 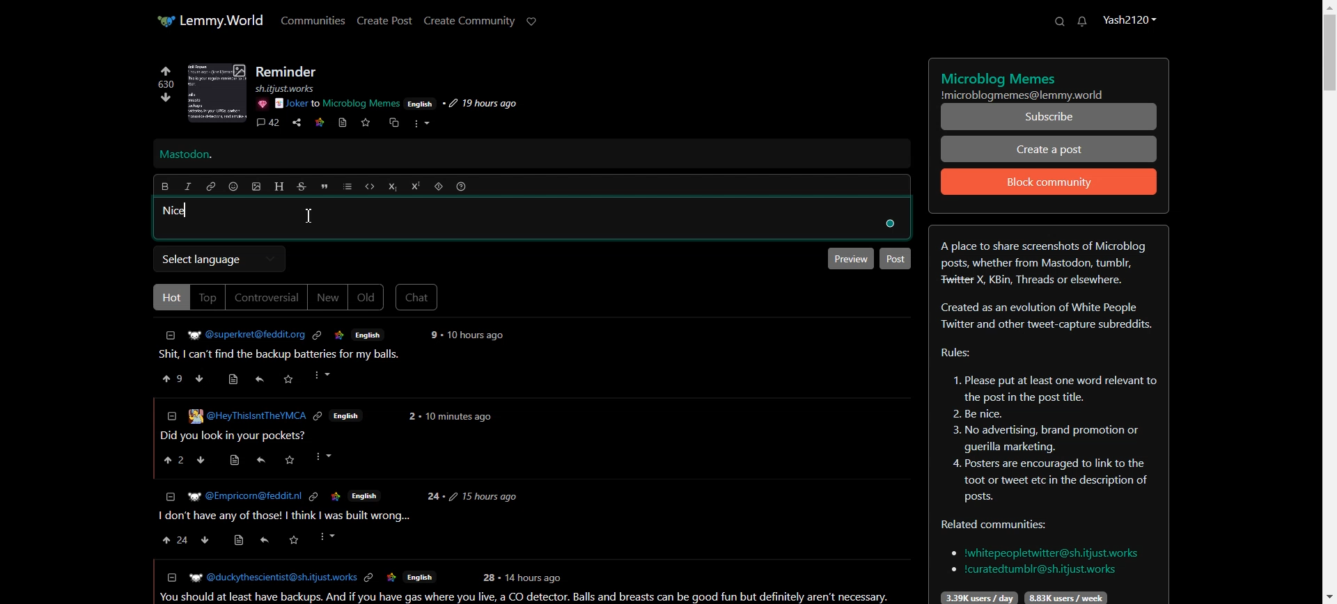 What do you see at coordinates (329, 537) in the screenshot?
I see `` at bounding box center [329, 537].